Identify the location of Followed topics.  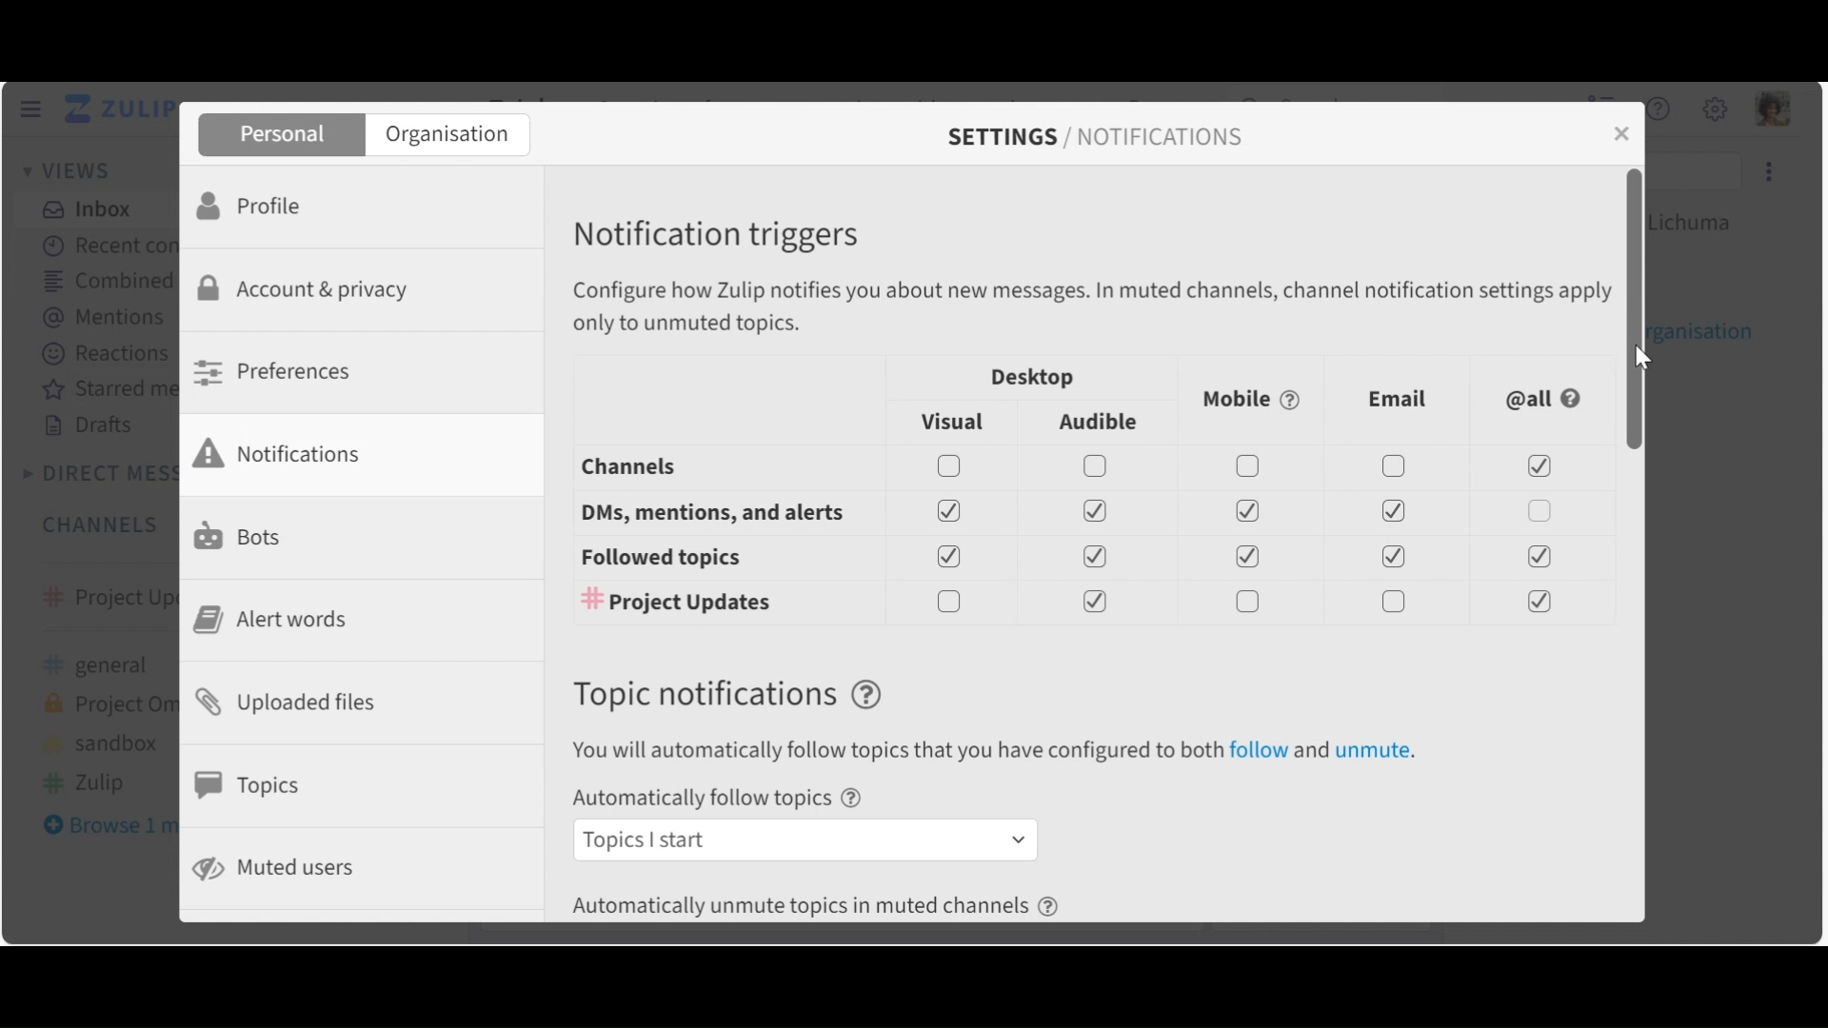
(1076, 559).